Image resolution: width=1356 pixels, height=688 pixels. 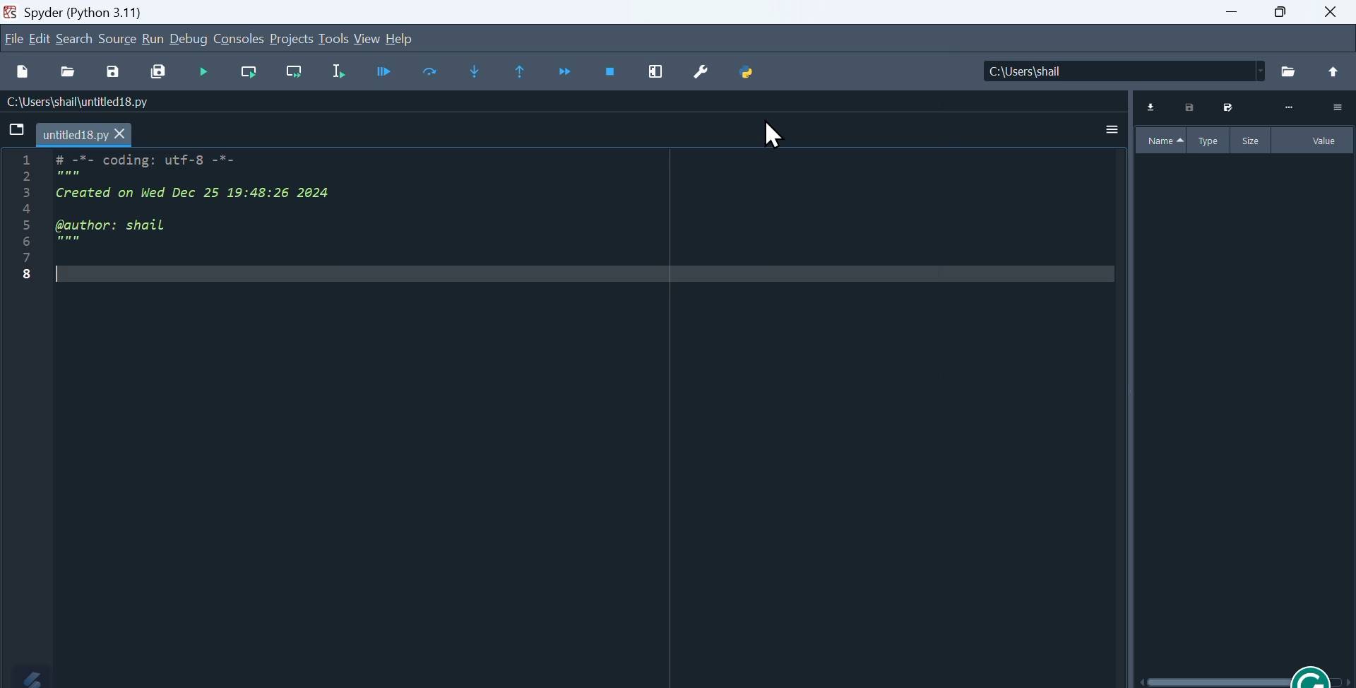 What do you see at coordinates (369, 37) in the screenshot?
I see `view` at bounding box center [369, 37].